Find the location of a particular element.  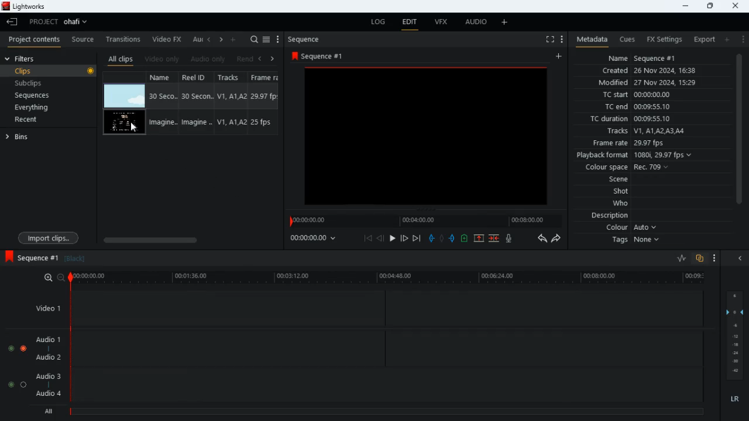

audio 2 is located at coordinates (46, 358).